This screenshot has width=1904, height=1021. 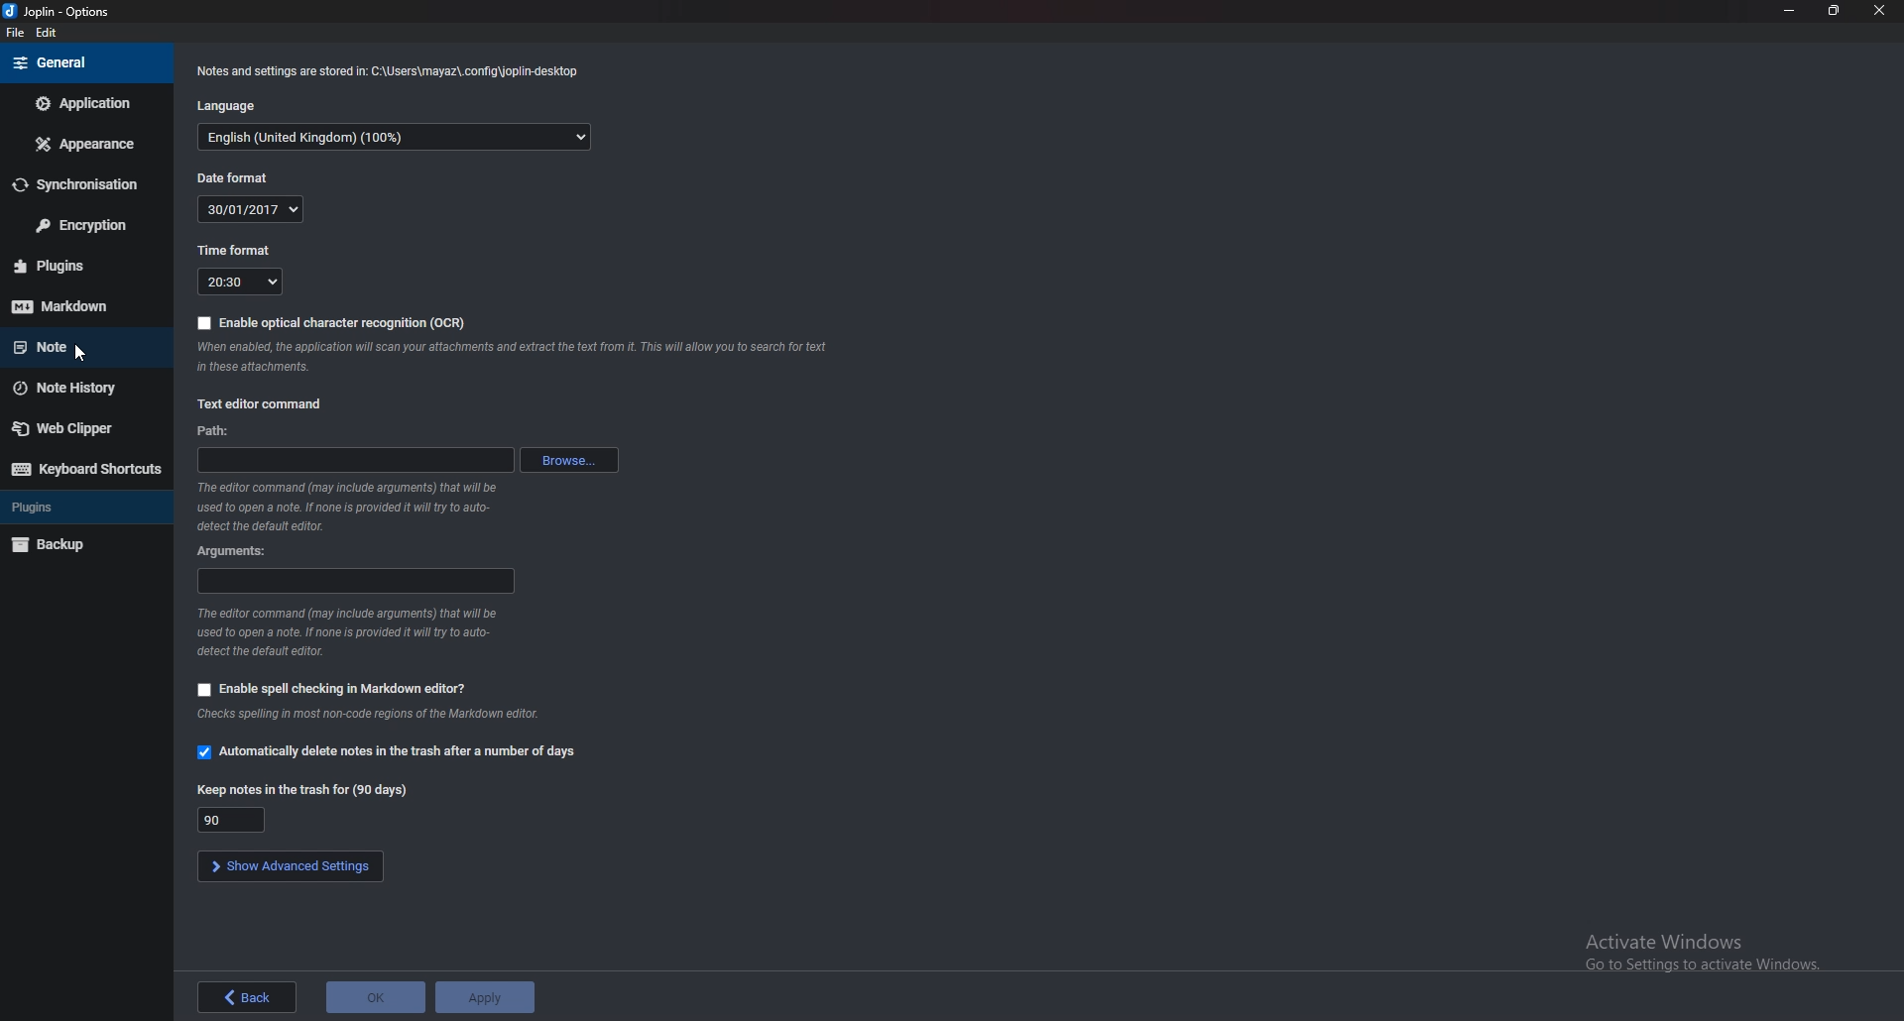 What do you see at coordinates (90, 144) in the screenshot?
I see `Appearance` at bounding box center [90, 144].